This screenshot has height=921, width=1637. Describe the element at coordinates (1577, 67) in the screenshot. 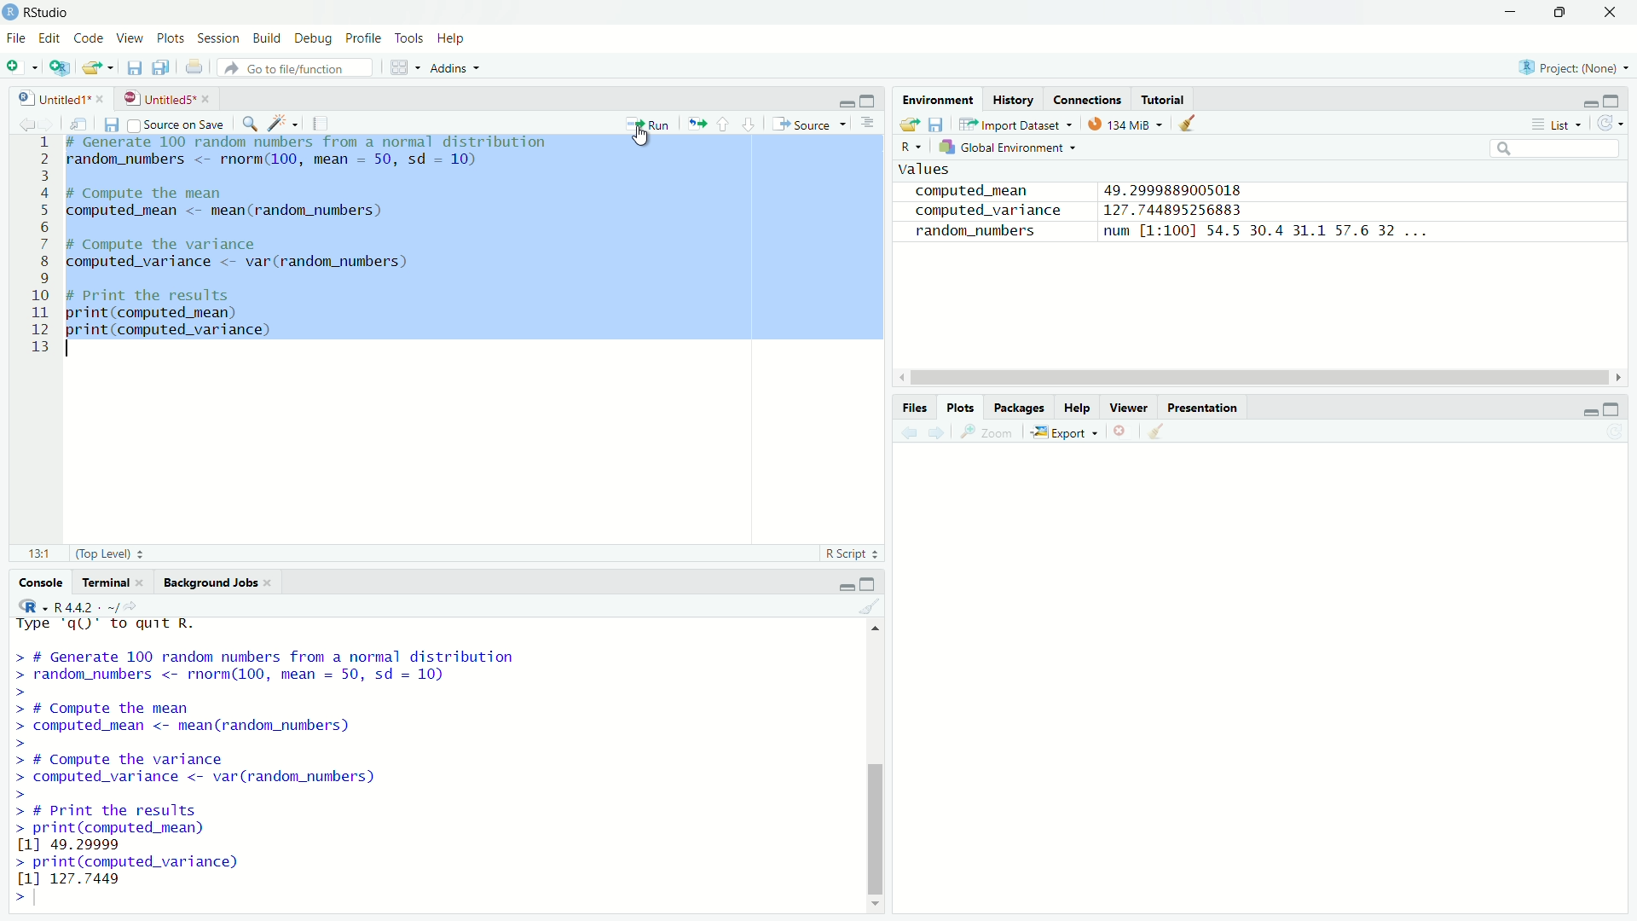

I see `project: (none)` at that location.